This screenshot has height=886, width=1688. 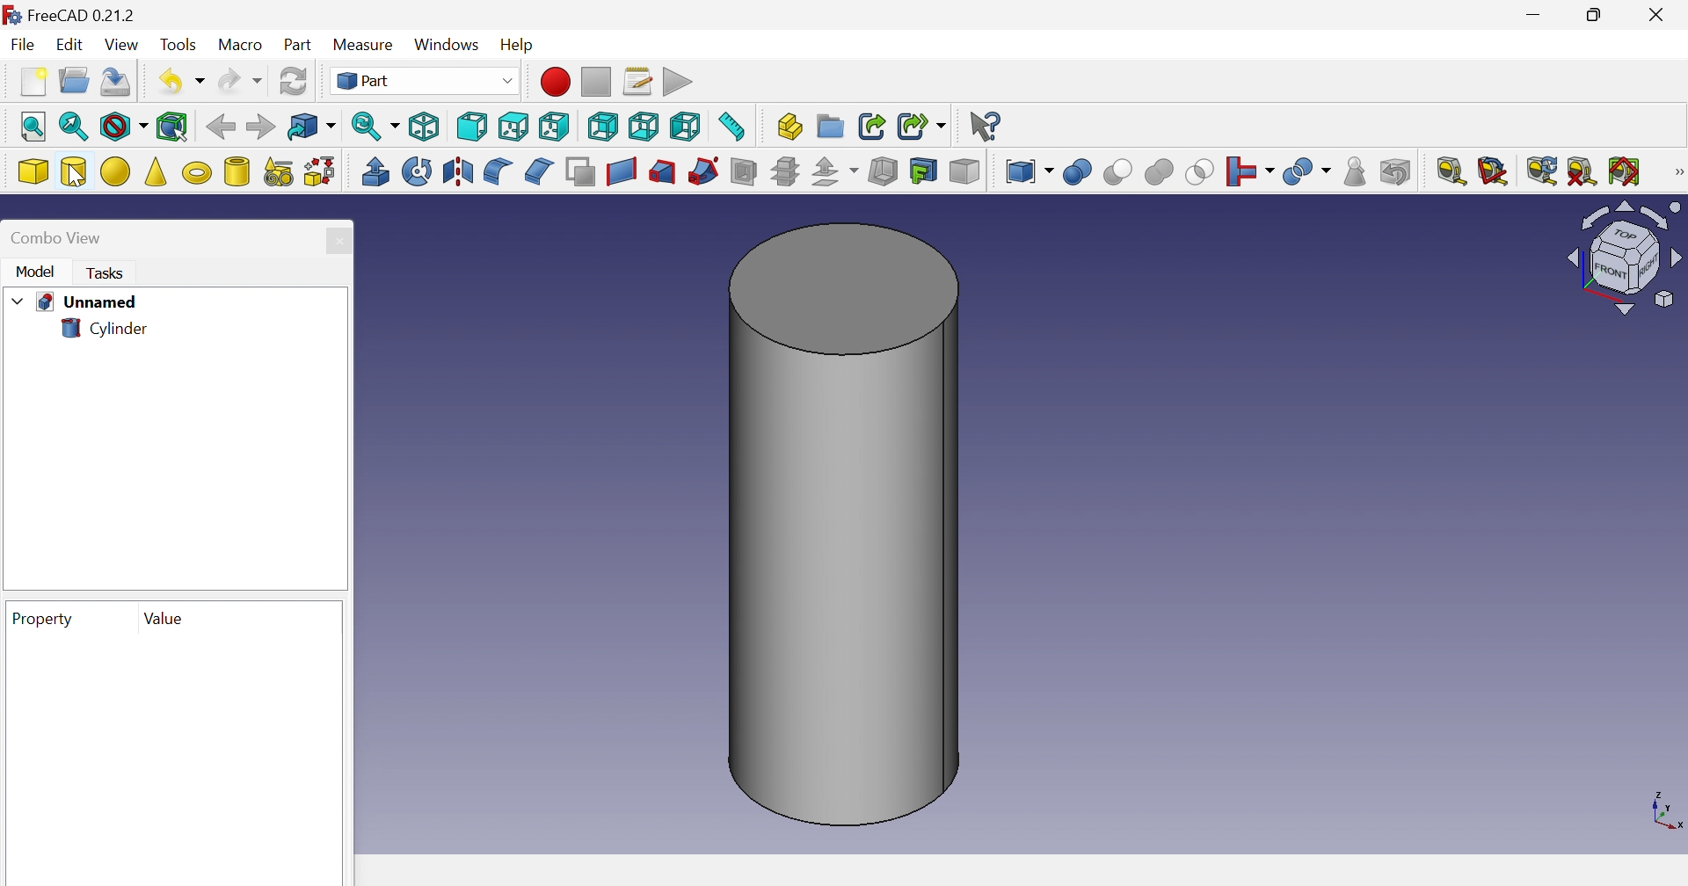 I want to click on Part, so click(x=299, y=47).